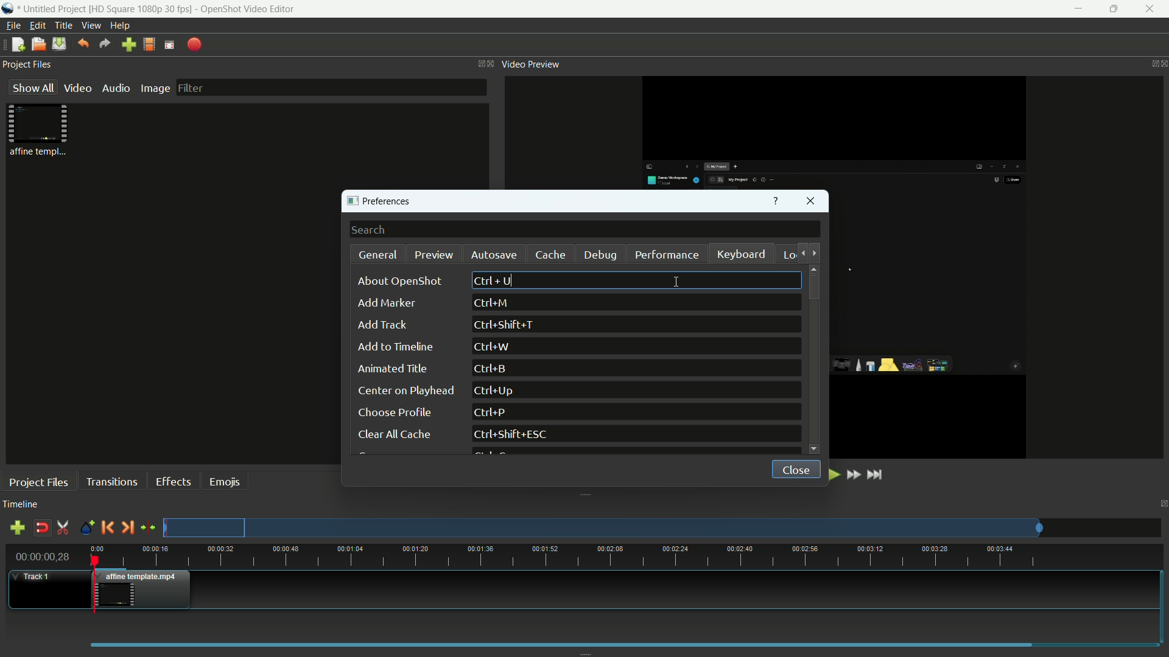 This screenshot has width=1169, height=657. I want to click on close video preview, so click(1162, 64).